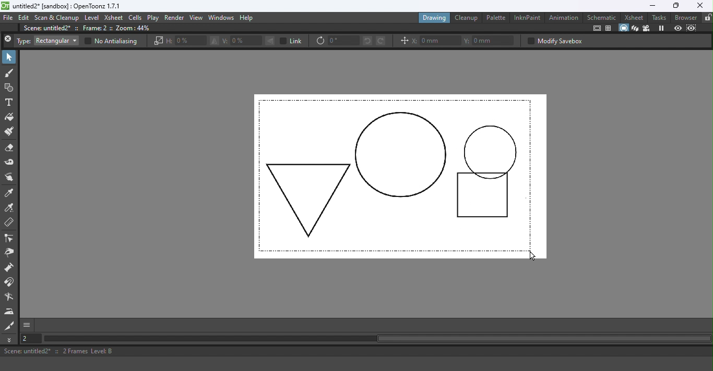 The height and width of the screenshot is (371, 713). I want to click on Flip selection horizontally, so click(213, 41).